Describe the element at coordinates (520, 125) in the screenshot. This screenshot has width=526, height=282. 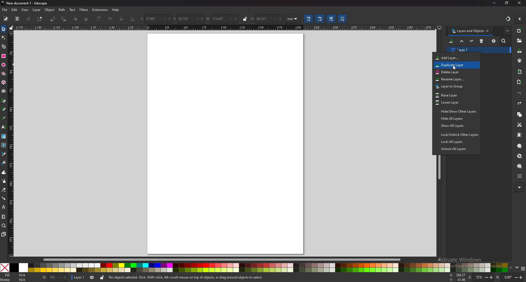
I see `cut` at that location.